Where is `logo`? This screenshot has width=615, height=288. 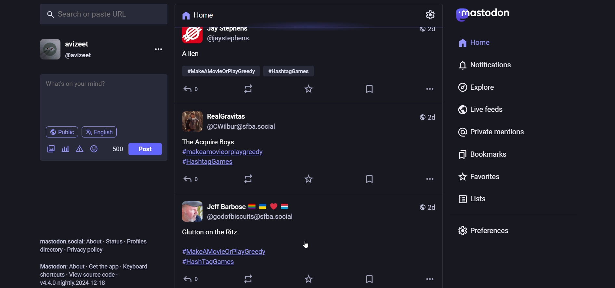
logo is located at coordinates (484, 15).